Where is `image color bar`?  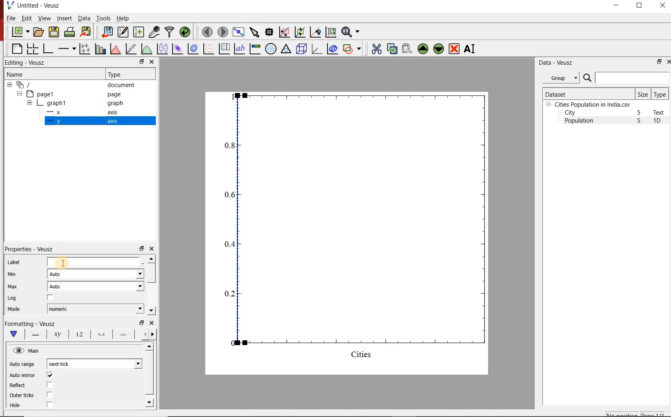
image color bar is located at coordinates (255, 49).